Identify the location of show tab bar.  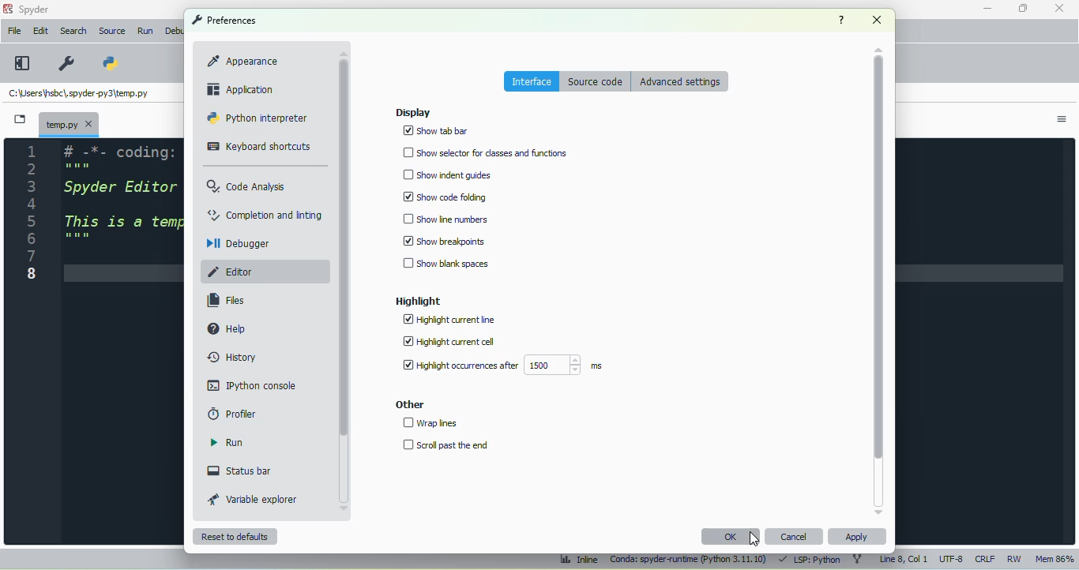
(436, 131).